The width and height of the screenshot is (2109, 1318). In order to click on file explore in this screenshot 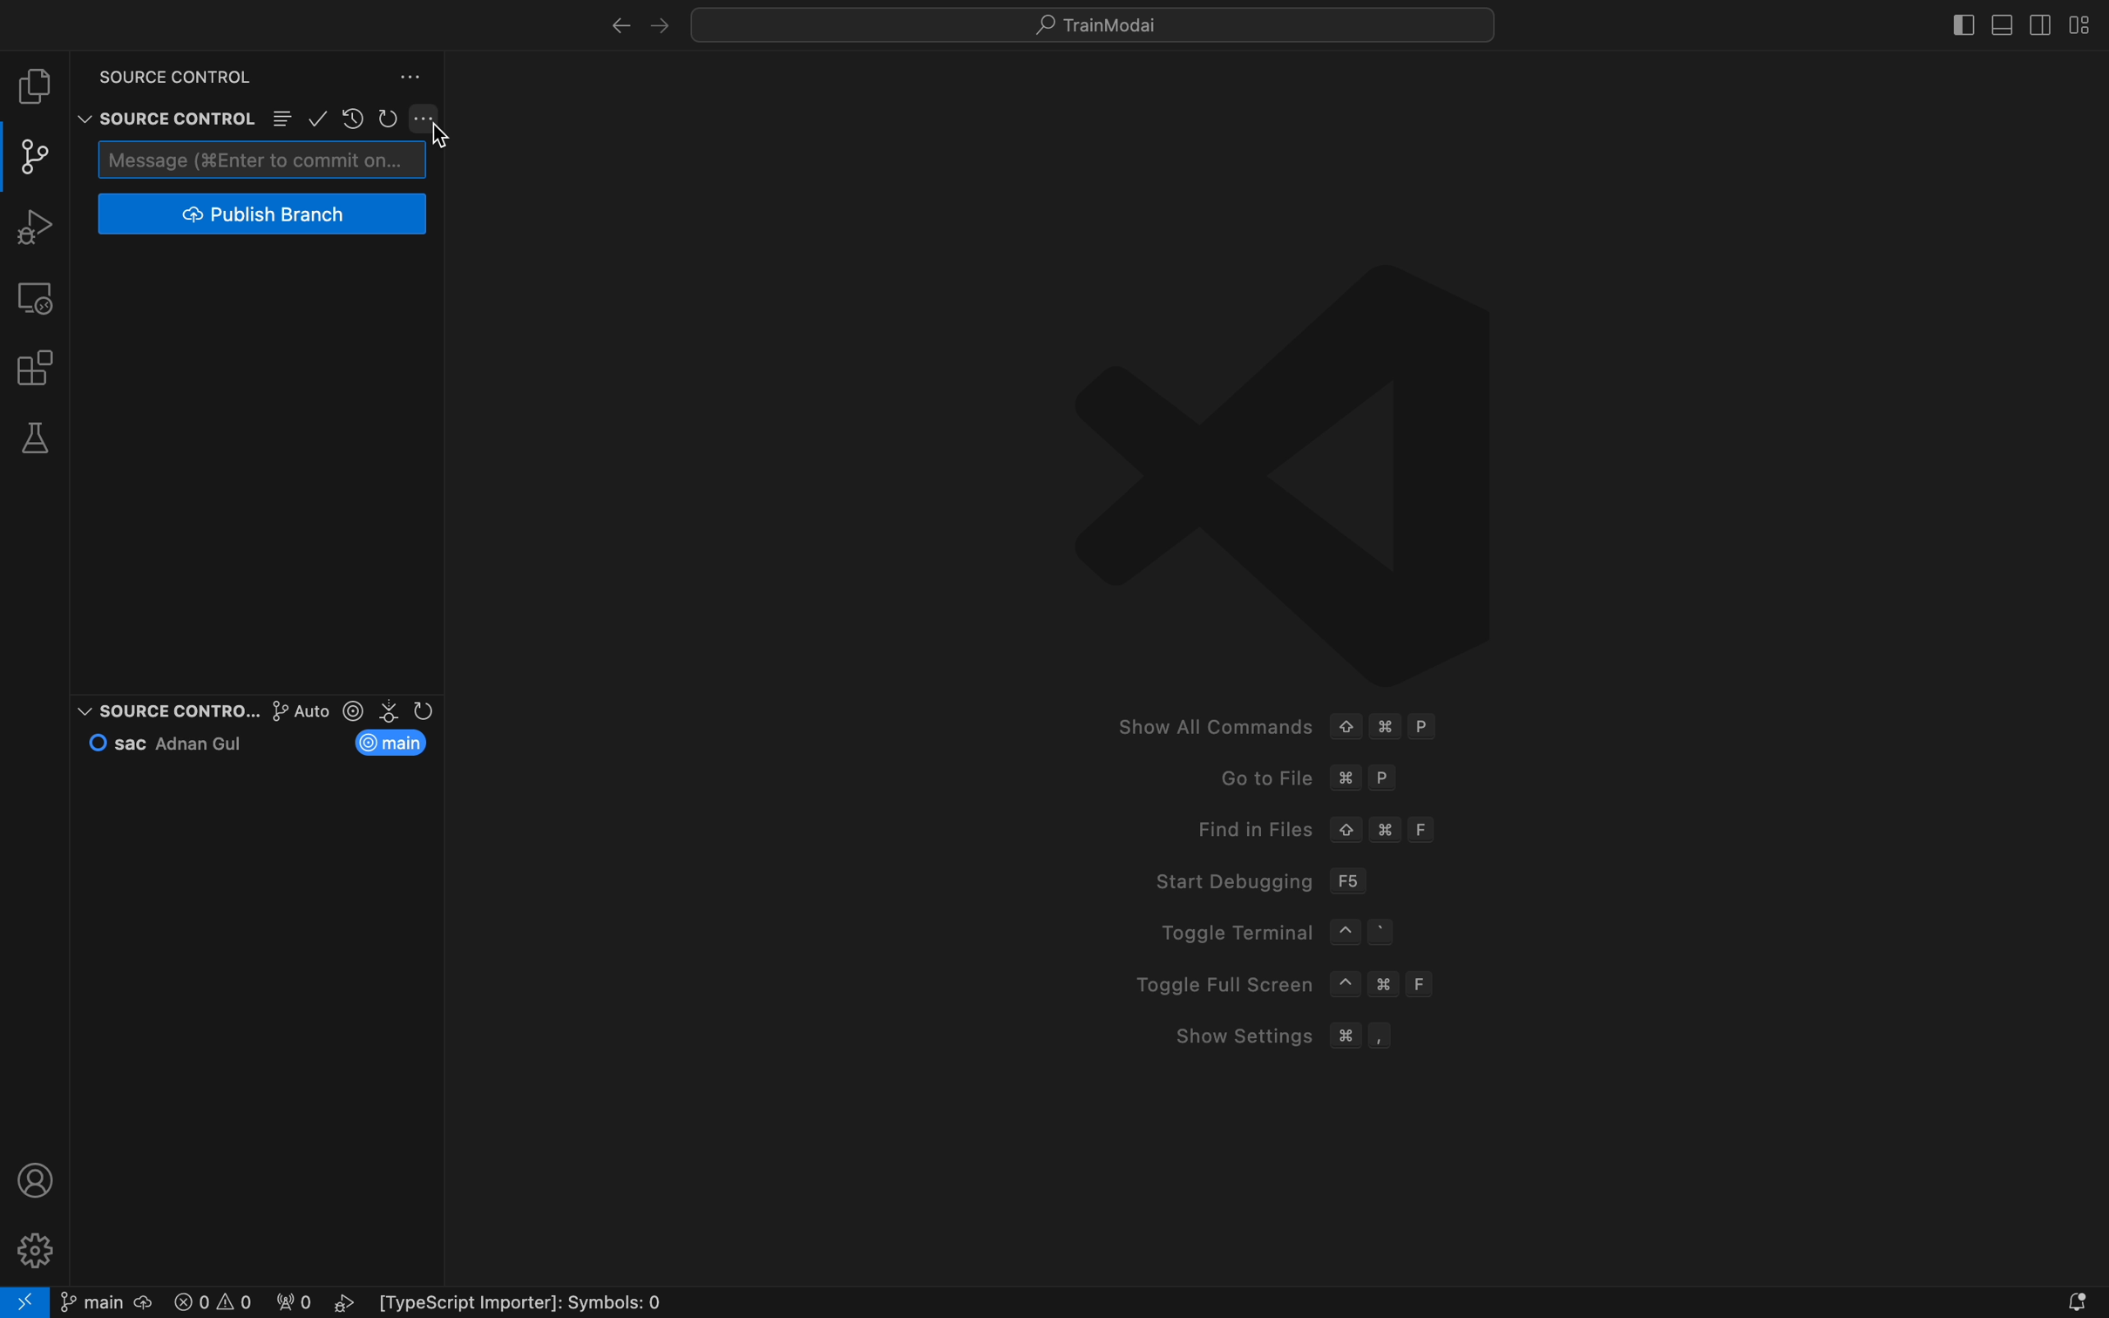, I will do `click(37, 86)`.